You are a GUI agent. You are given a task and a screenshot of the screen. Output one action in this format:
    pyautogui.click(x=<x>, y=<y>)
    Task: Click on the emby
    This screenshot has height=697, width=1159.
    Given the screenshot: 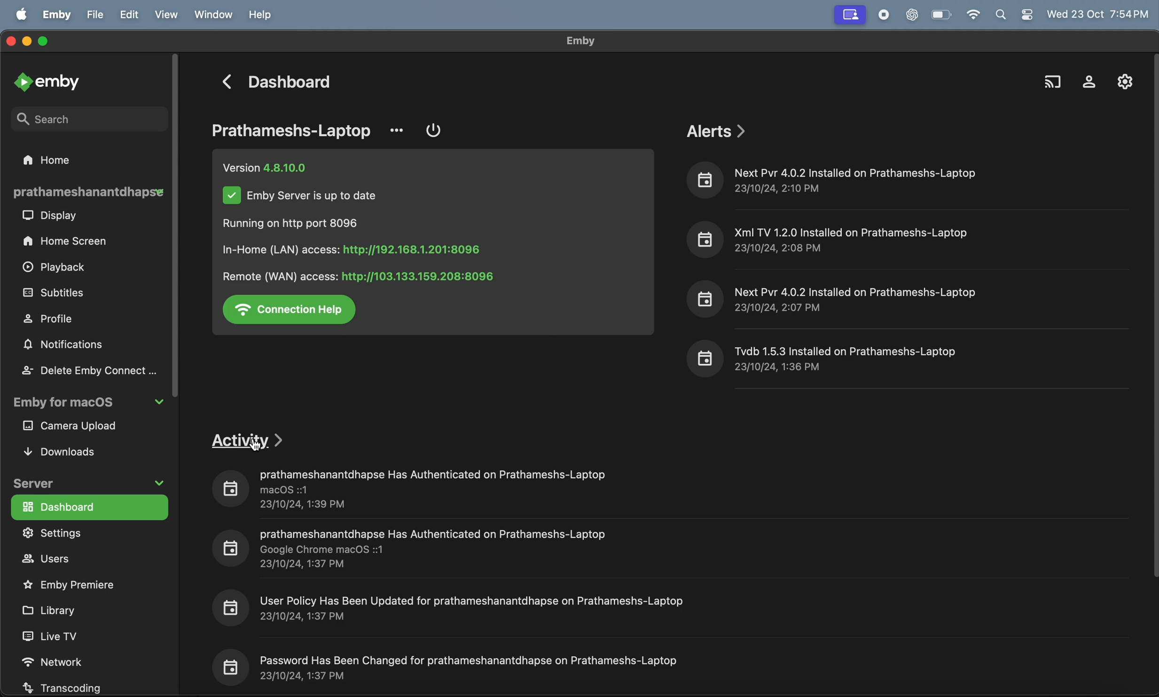 What is the action you would take?
    pyautogui.click(x=52, y=81)
    